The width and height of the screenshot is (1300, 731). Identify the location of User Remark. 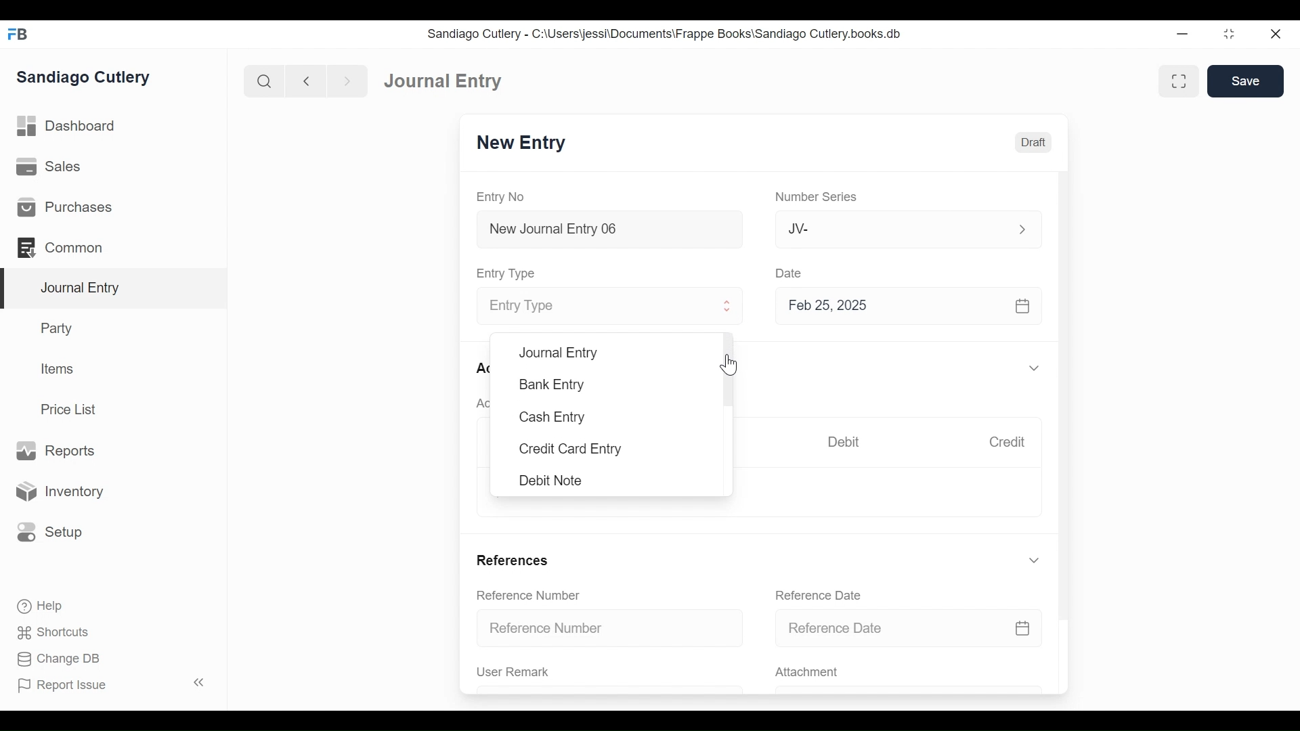
(513, 671).